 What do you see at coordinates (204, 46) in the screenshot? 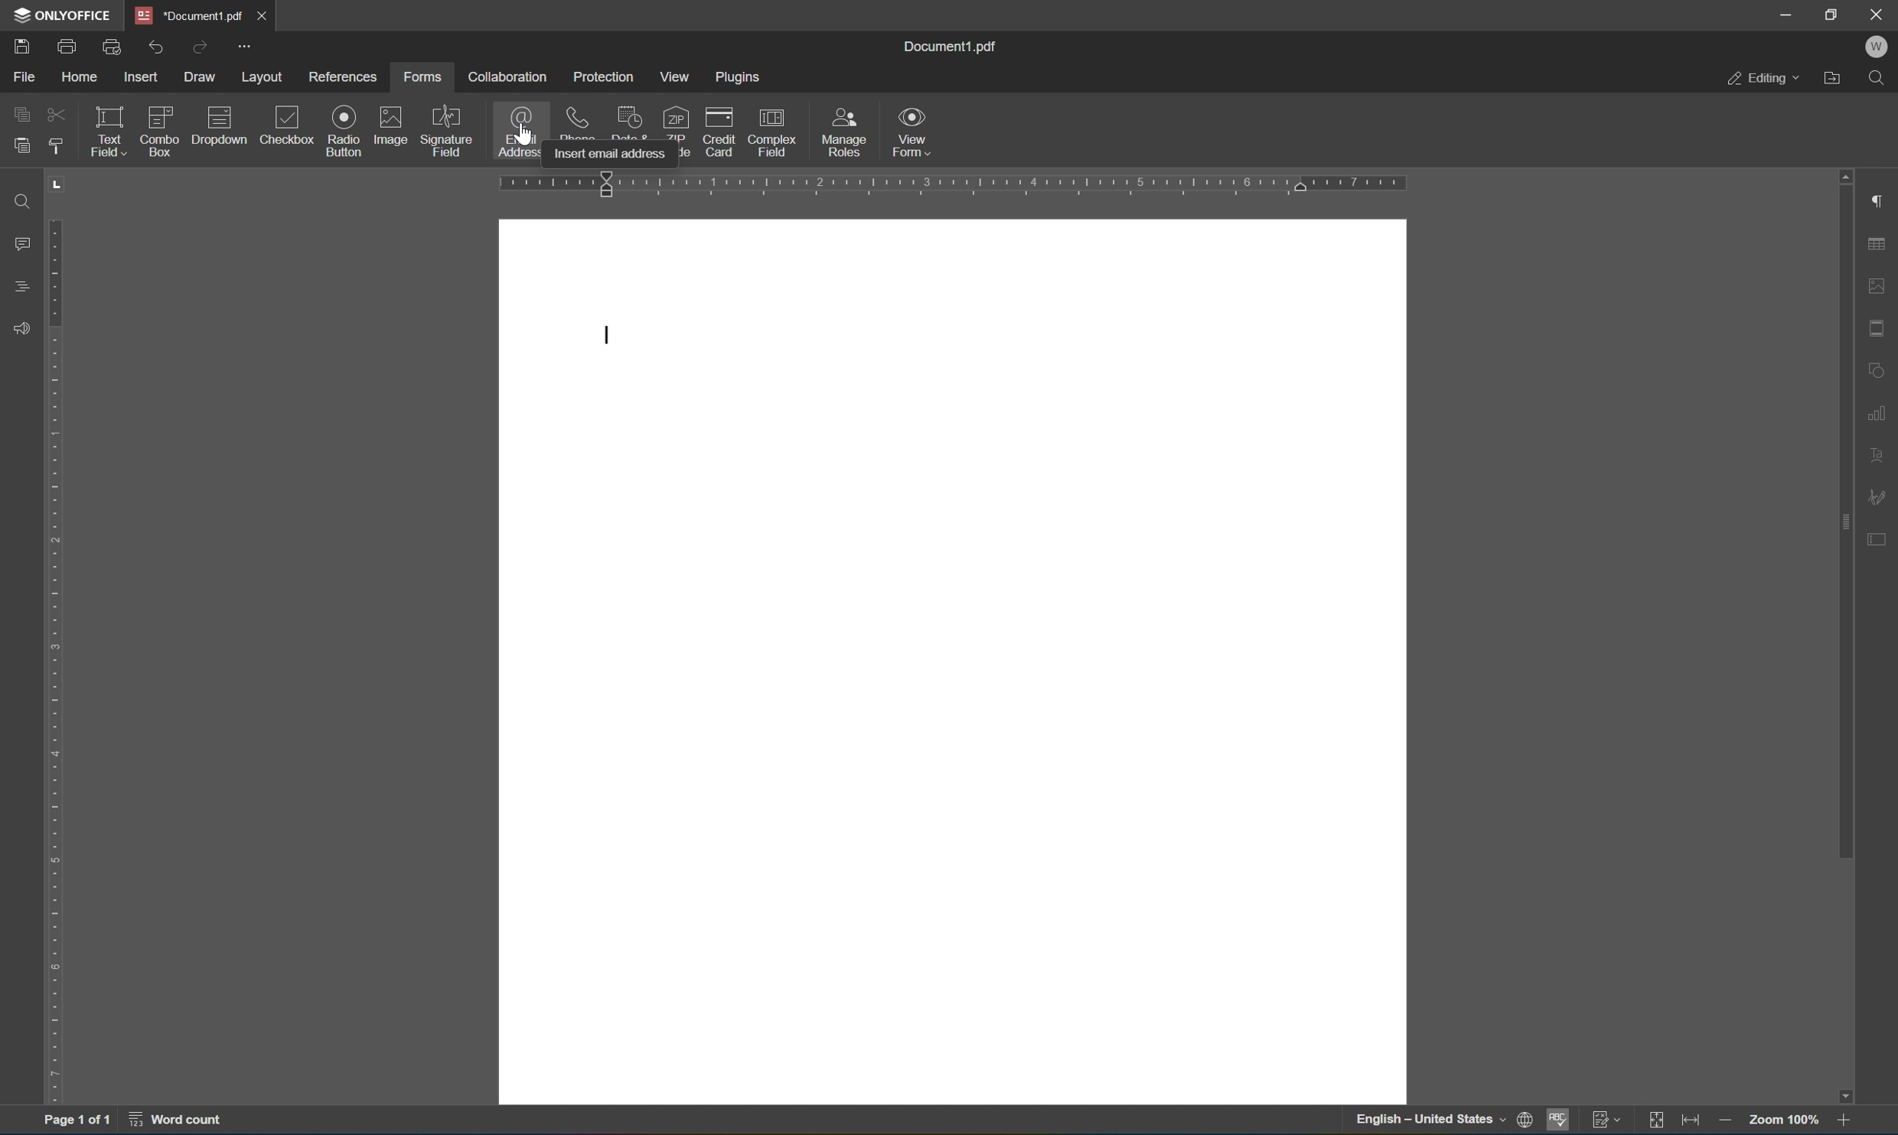
I see `redo` at bounding box center [204, 46].